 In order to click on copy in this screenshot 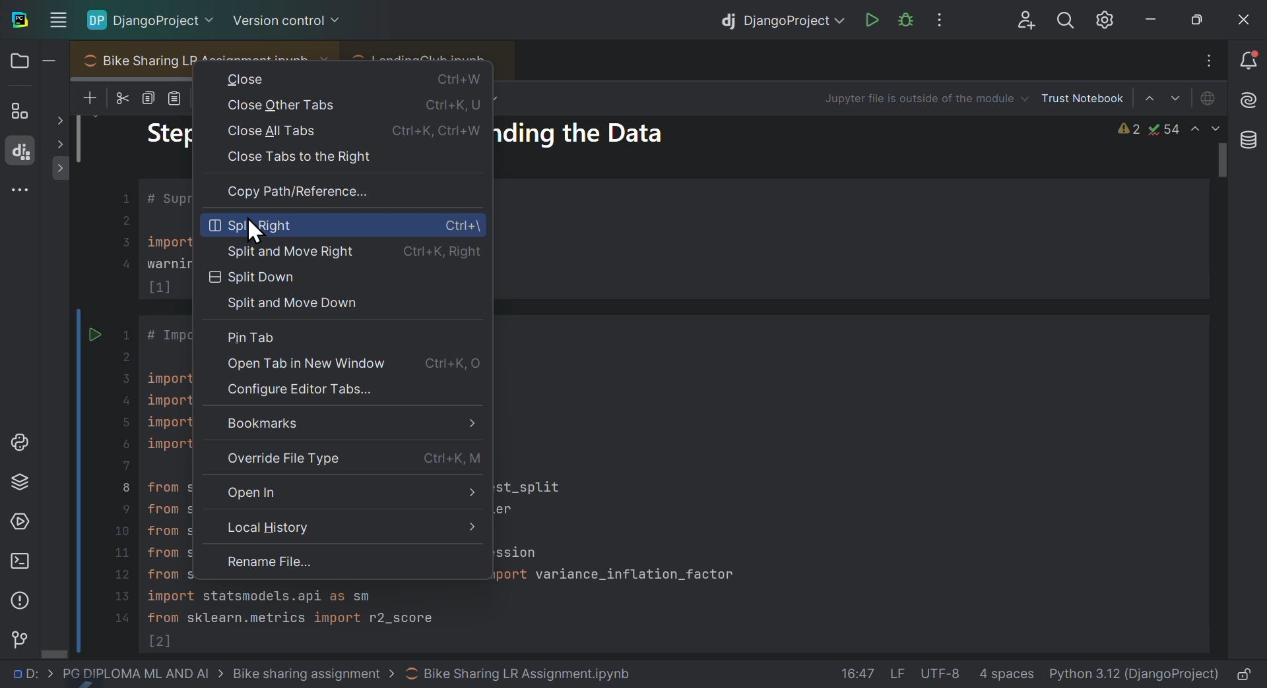, I will do `click(149, 98)`.